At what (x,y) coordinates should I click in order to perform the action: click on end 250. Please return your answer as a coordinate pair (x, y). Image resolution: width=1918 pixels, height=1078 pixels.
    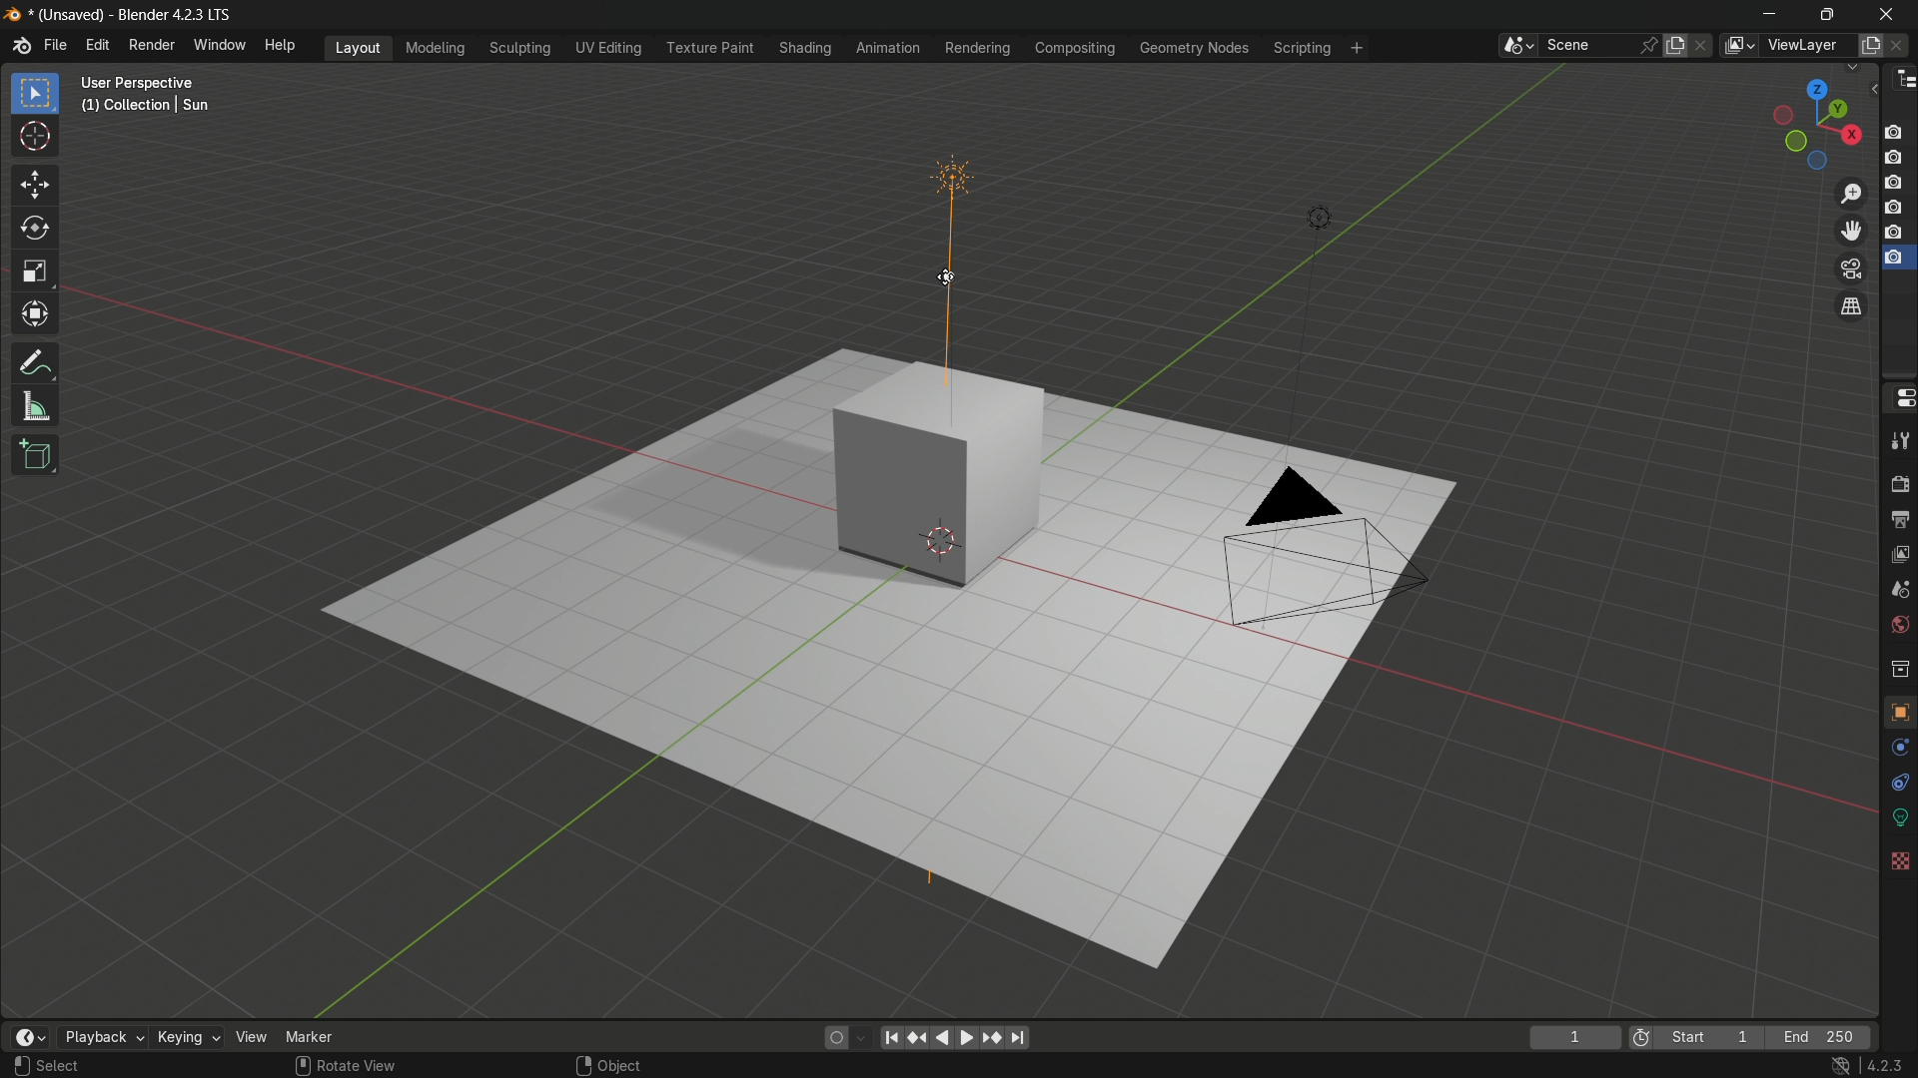
    Looking at the image, I should click on (1824, 1036).